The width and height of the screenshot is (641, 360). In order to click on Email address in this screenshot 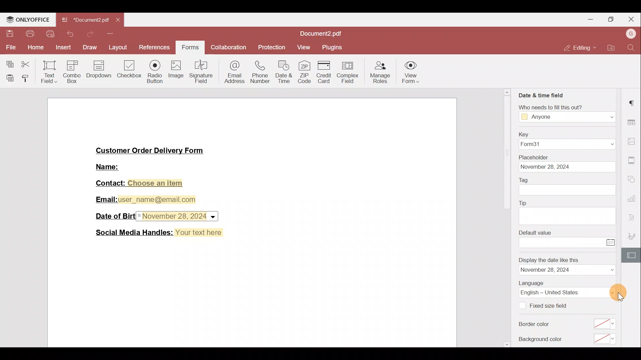, I will do `click(234, 71)`.